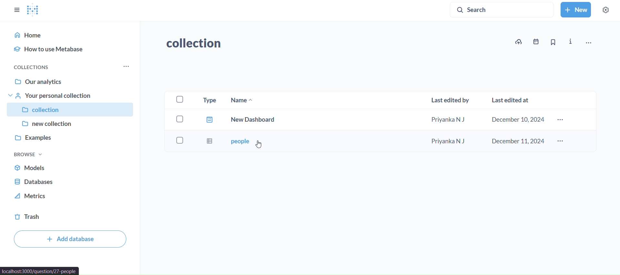  I want to click on databse, so click(71, 183).